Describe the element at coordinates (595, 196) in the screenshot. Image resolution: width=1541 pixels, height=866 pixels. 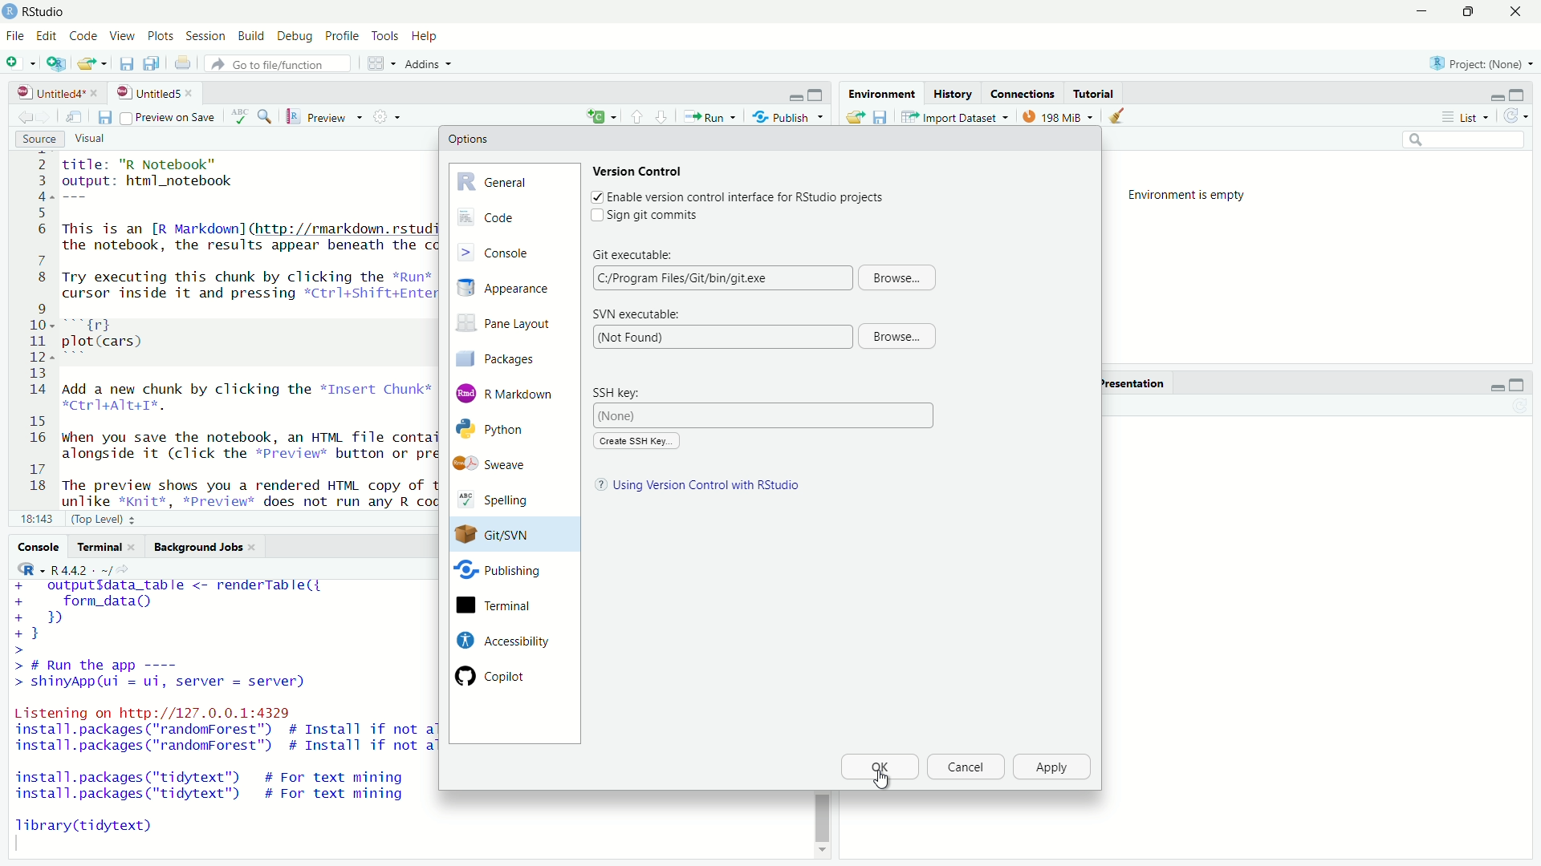
I see `check box` at that location.